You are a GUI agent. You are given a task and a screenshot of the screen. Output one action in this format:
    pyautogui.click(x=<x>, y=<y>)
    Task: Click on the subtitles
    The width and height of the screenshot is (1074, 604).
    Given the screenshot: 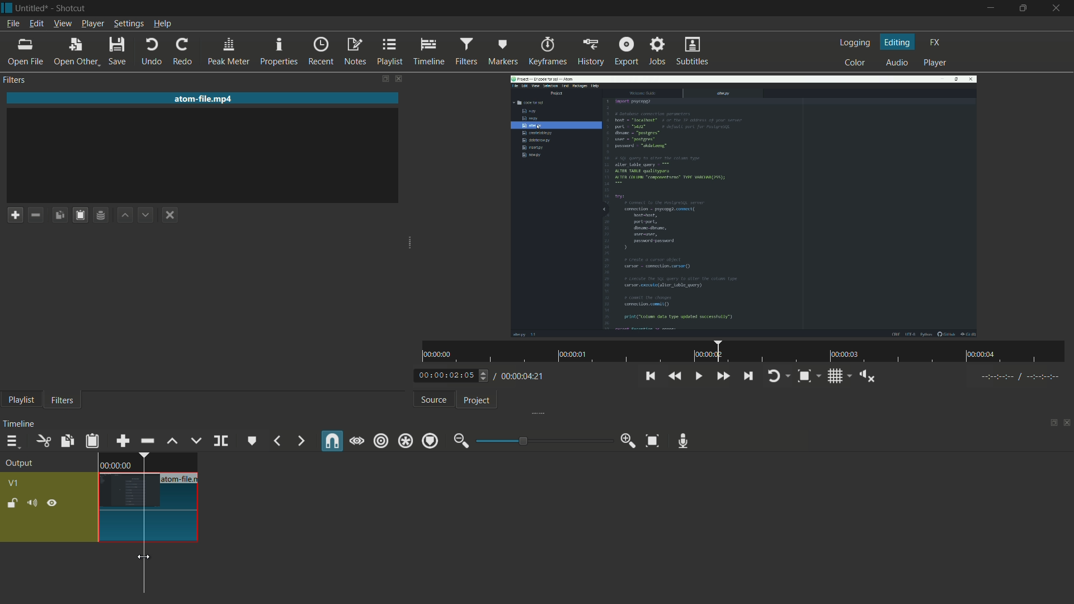 What is the action you would take?
    pyautogui.click(x=693, y=51)
    